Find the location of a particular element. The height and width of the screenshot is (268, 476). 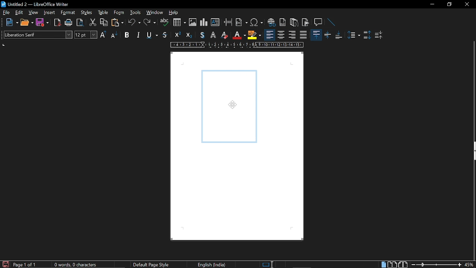

insert is located at coordinates (49, 13).